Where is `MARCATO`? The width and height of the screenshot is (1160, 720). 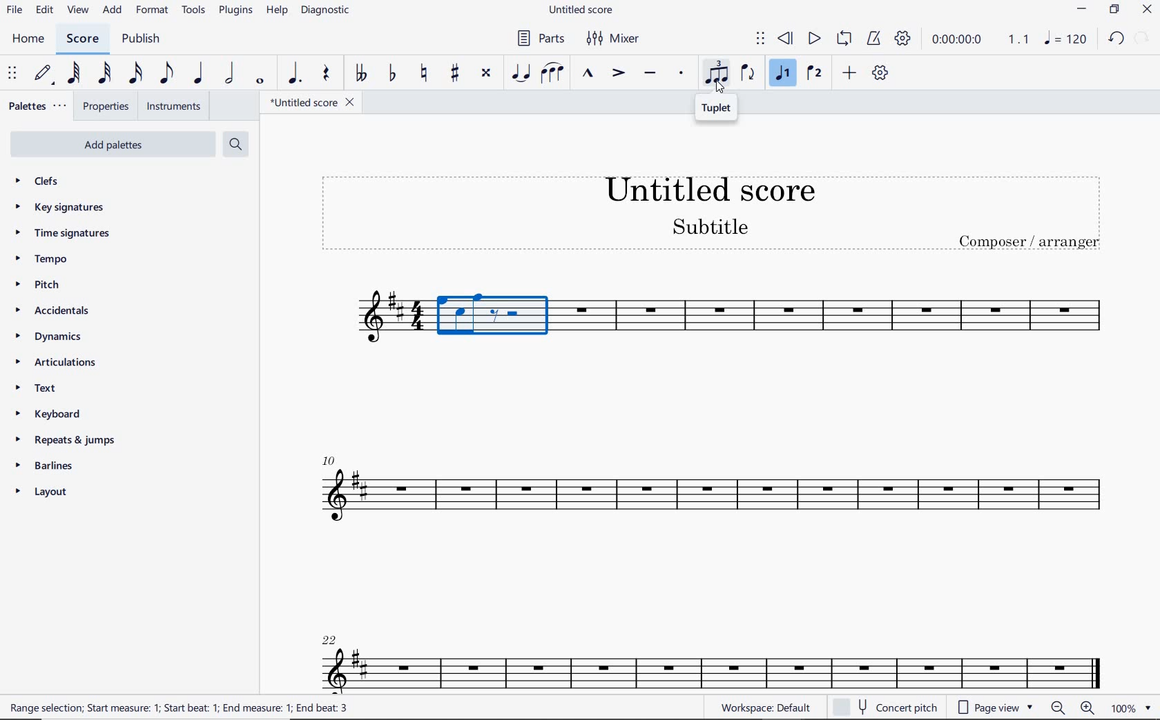
MARCATO is located at coordinates (588, 76).